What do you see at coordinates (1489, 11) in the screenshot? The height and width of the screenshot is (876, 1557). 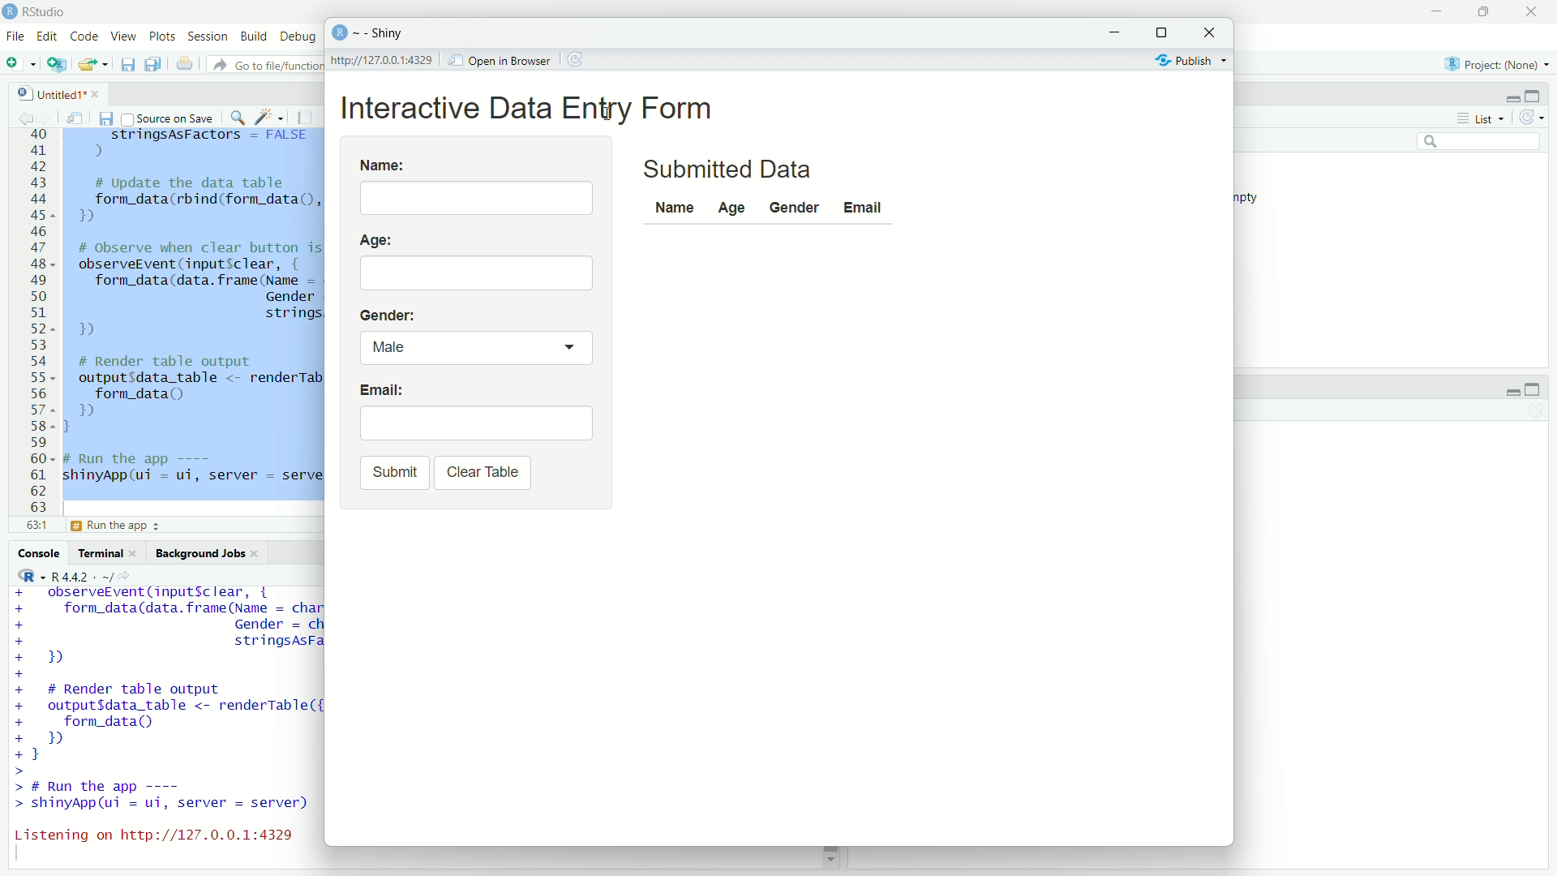 I see `maximize` at bounding box center [1489, 11].